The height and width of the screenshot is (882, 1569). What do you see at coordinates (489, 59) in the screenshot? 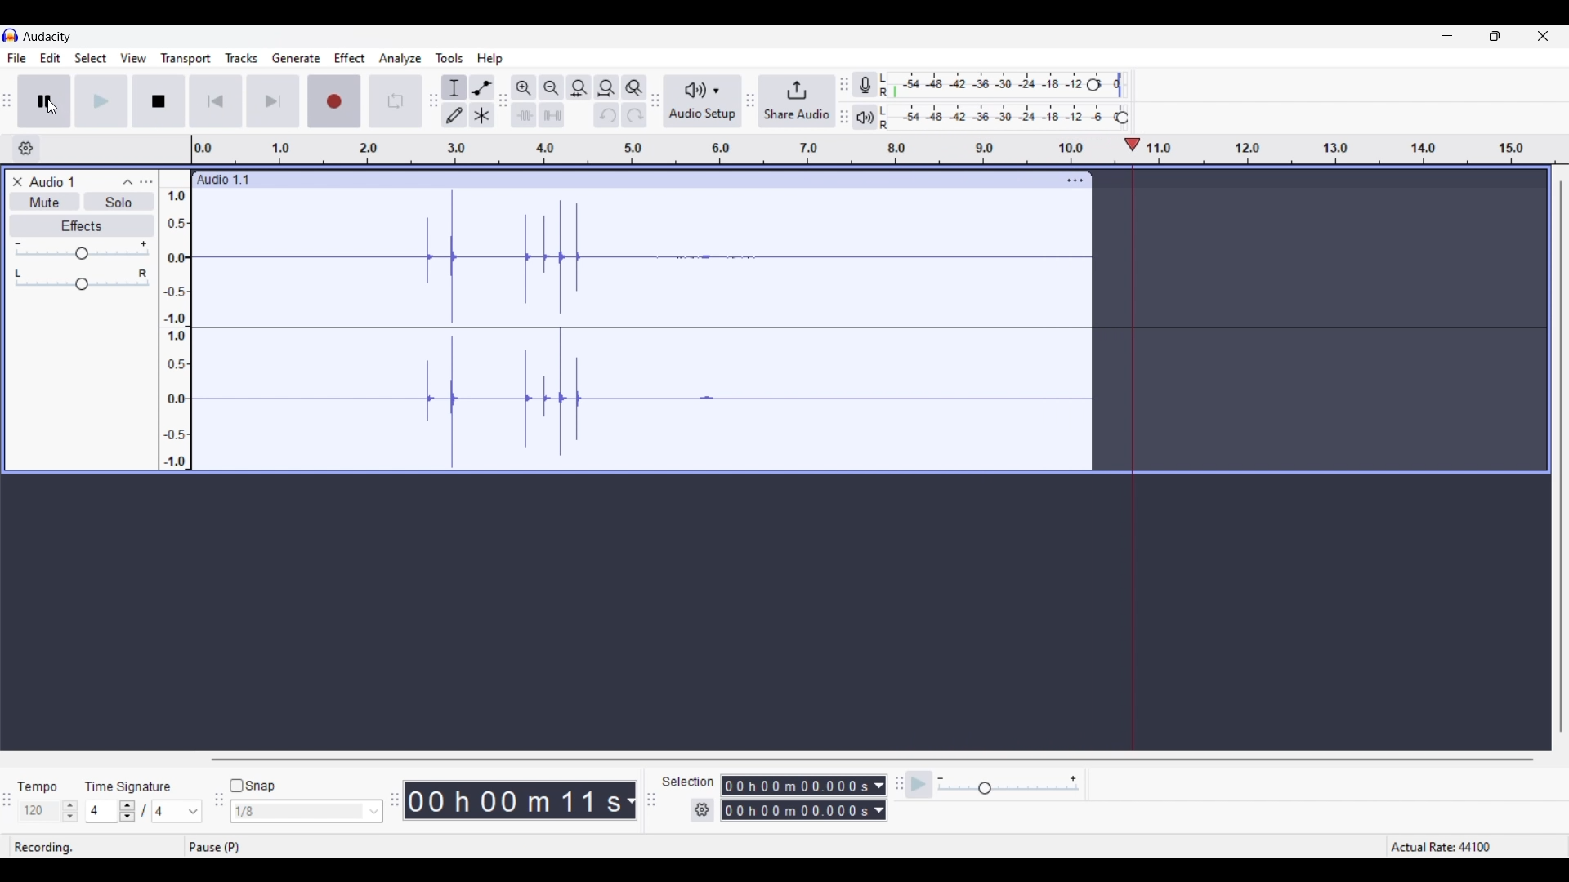
I see `Help menu` at bounding box center [489, 59].